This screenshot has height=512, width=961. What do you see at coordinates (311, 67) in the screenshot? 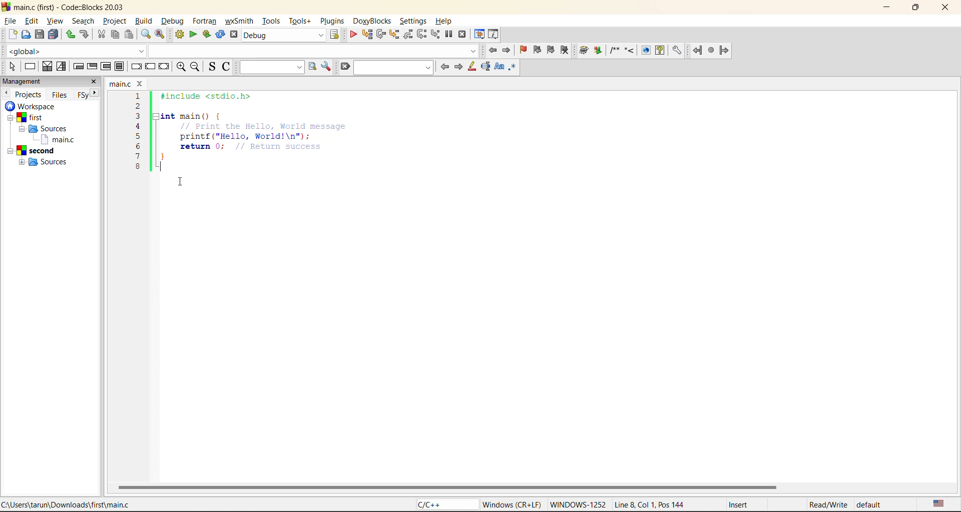
I see `run search` at bounding box center [311, 67].